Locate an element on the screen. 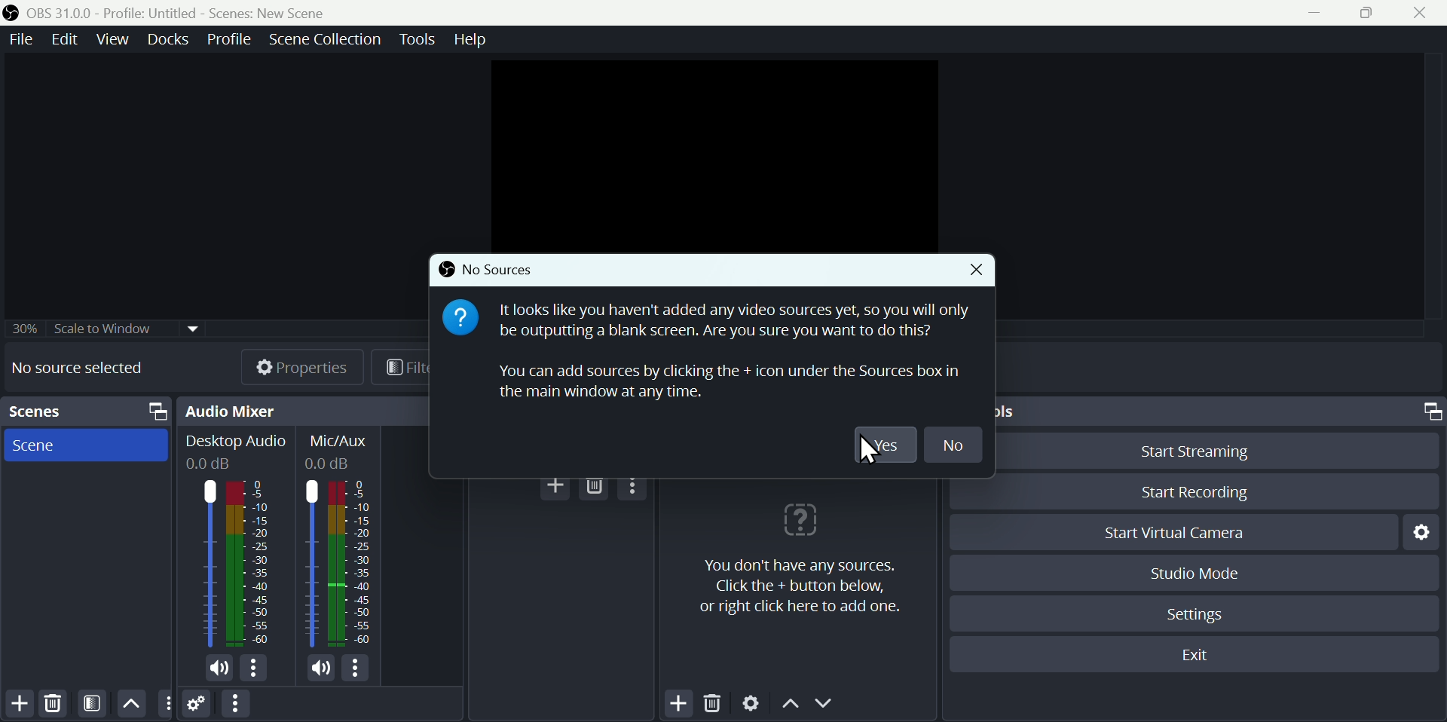 This screenshot has width=1447, height=722. speaker is located at coordinates (317, 669).